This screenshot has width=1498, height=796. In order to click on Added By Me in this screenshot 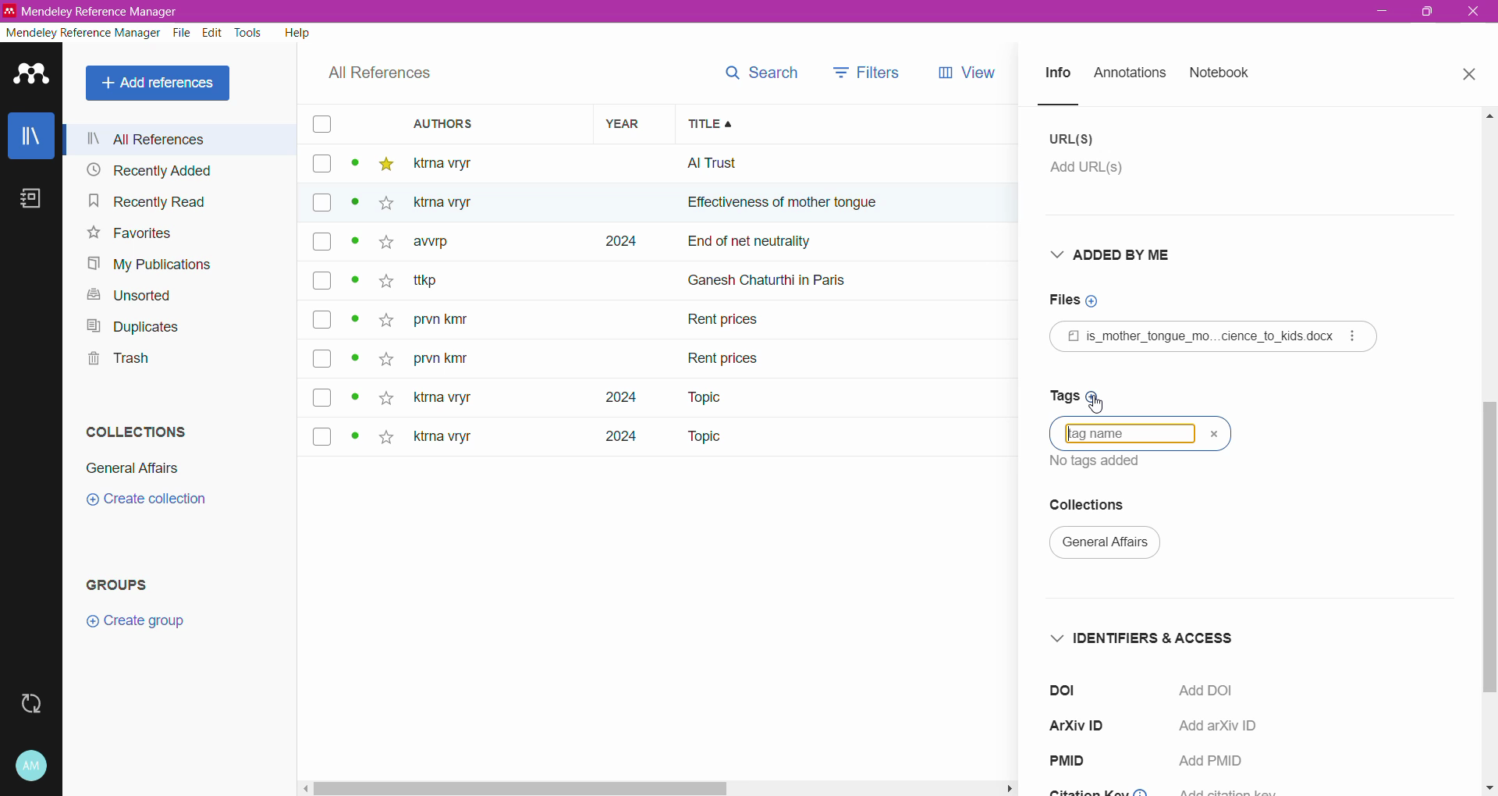, I will do `click(1121, 254)`.